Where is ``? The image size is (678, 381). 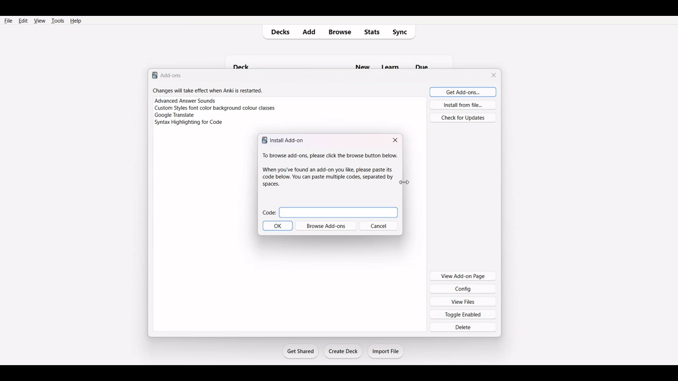  is located at coordinates (428, 61).